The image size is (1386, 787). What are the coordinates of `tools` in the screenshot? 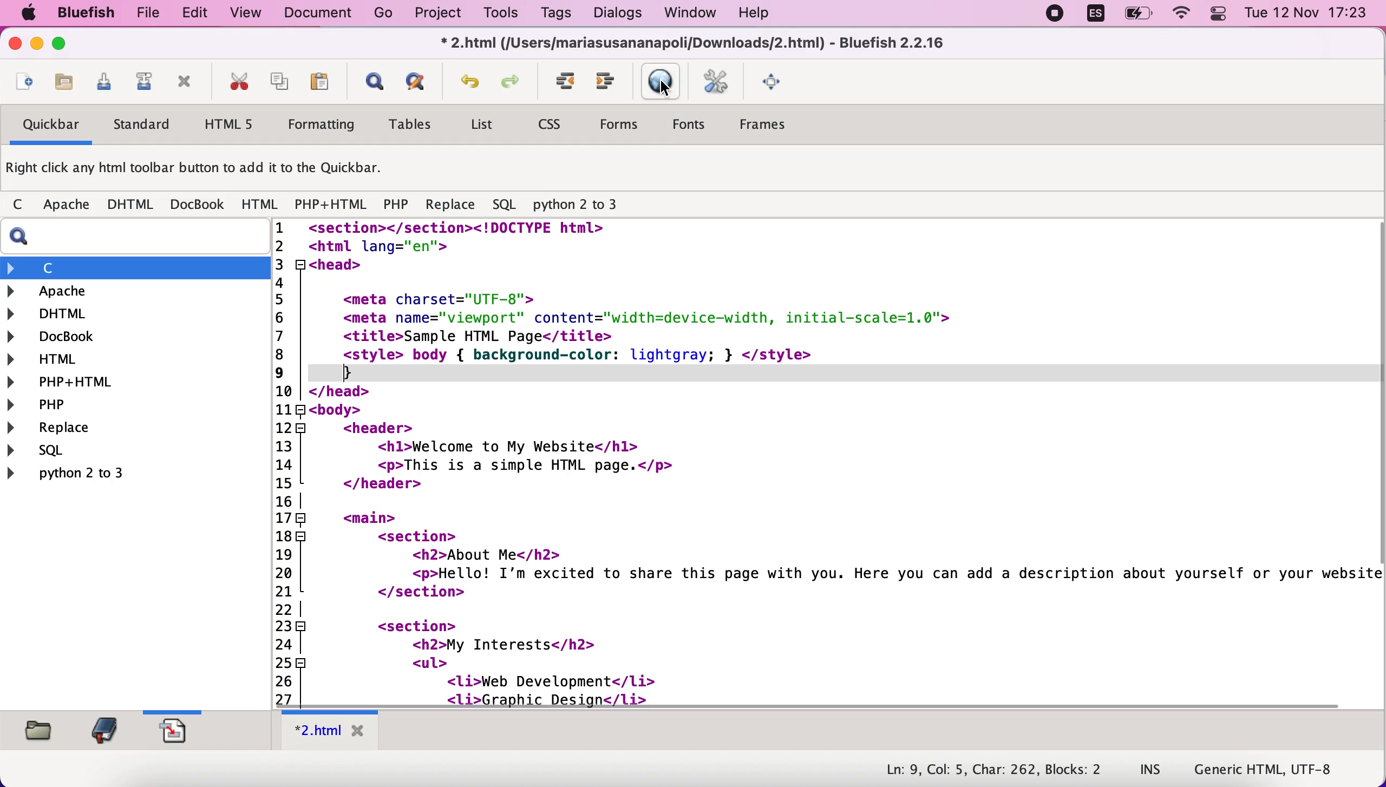 It's located at (504, 15).